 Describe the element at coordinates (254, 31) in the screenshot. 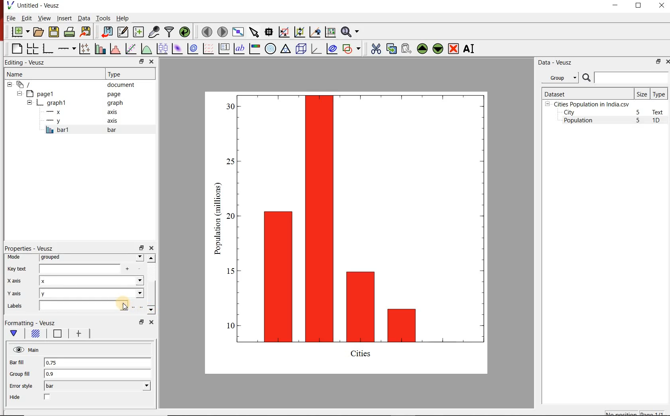

I see `select items from the graph or scroll` at that location.